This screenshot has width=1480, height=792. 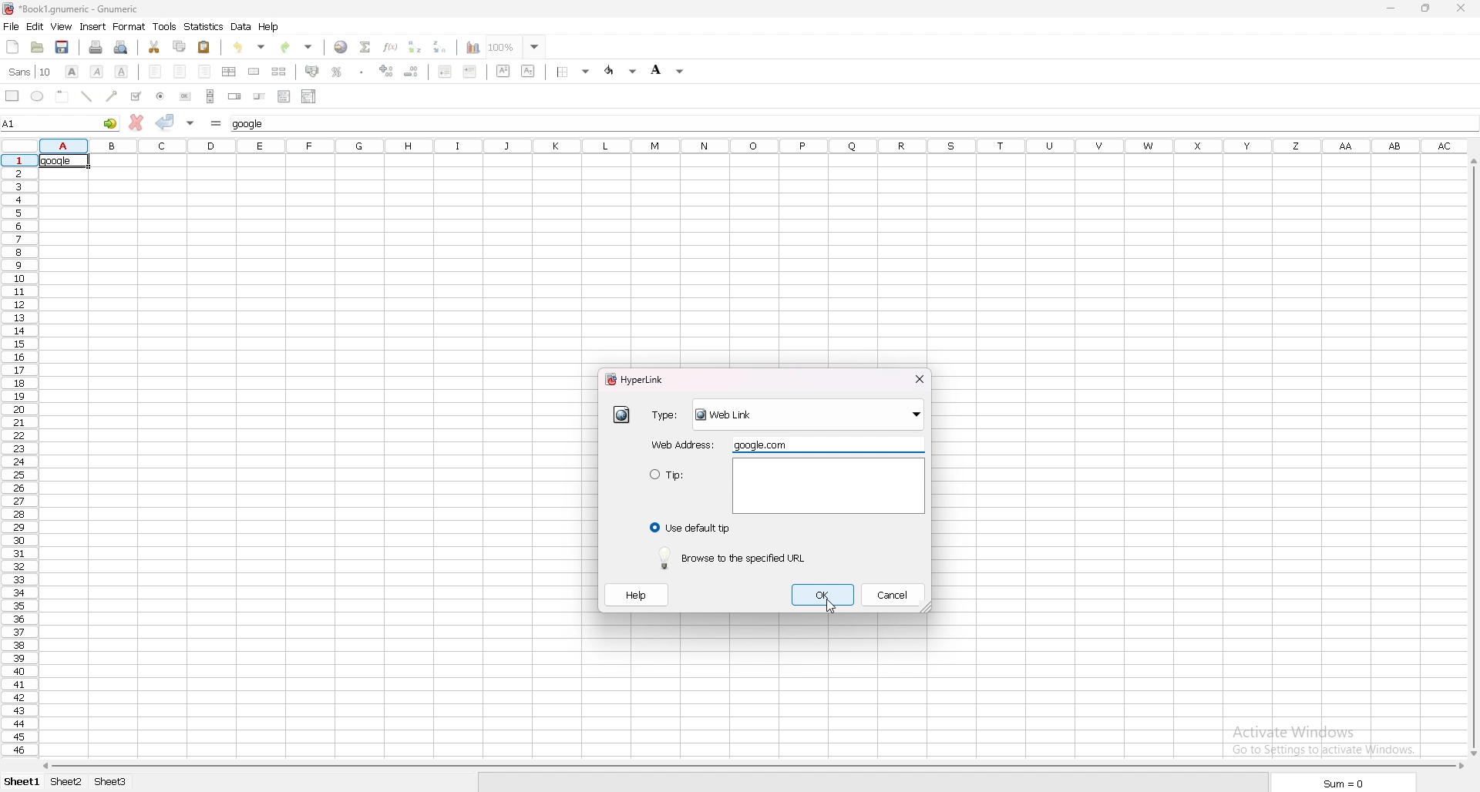 What do you see at coordinates (516, 46) in the screenshot?
I see `zoom` at bounding box center [516, 46].